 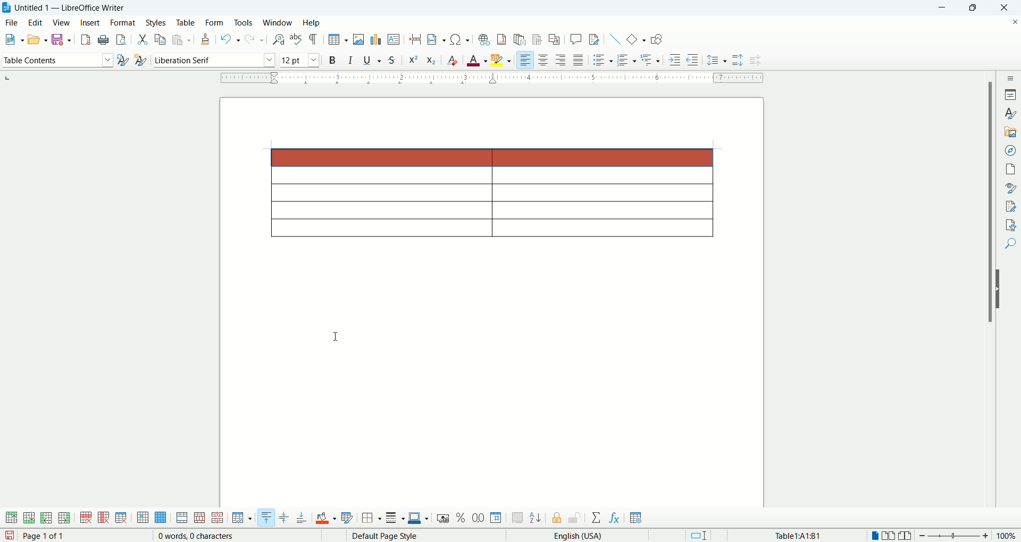 What do you see at coordinates (56, 58) in the screenshot?
I see `pragraph style` at bounding box center [56, 58].